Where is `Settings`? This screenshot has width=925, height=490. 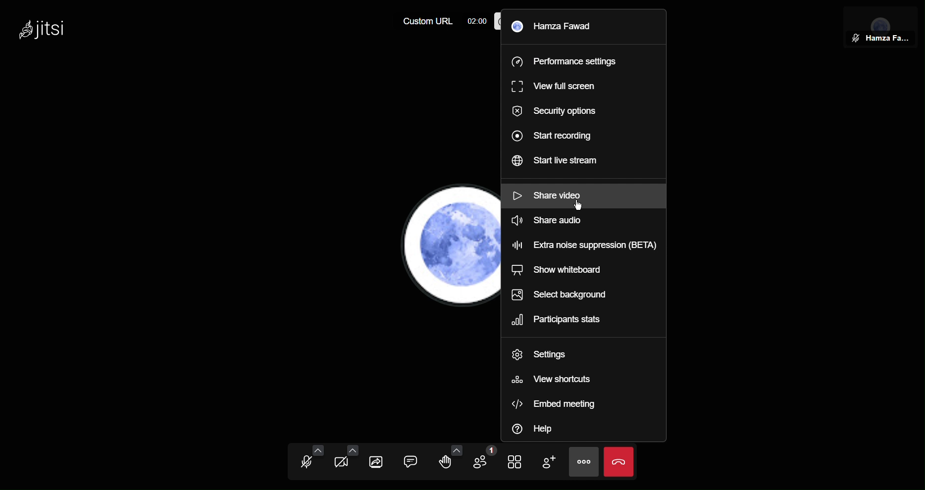 Settings is located at coordinates (540, 355).